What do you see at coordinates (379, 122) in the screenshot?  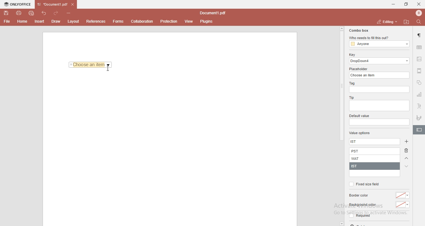 I see `empty box` at bounding box center [379, 122].